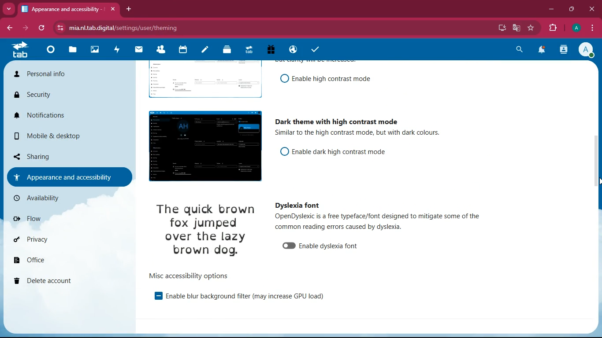  Describe the element at coordinates (24, 29) in the screenshot. I see `forward` at that location.